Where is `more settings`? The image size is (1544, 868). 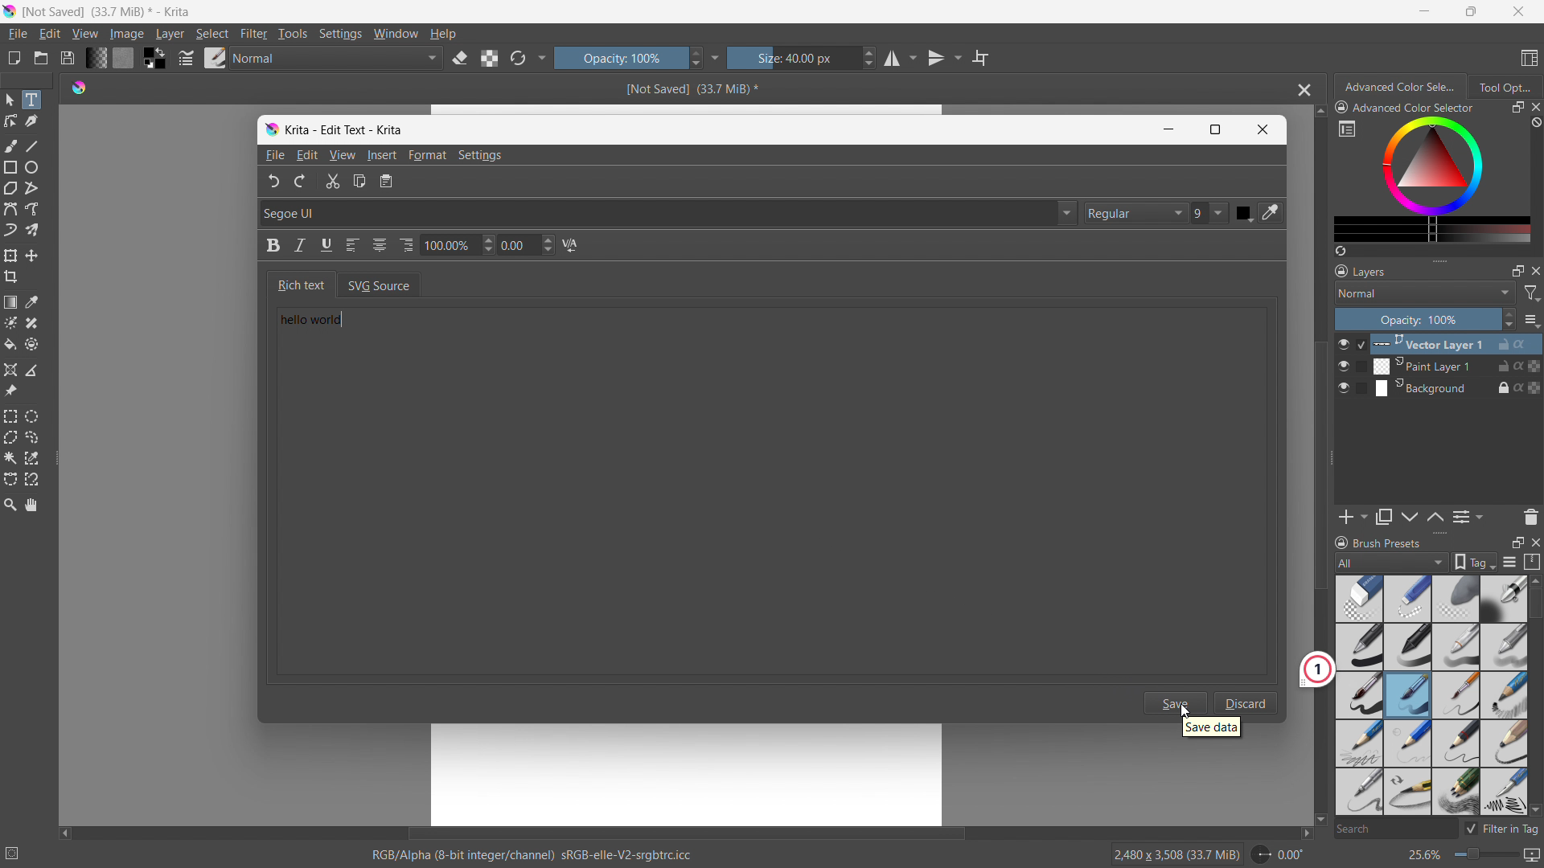
more settings is located at coordinates (716, 57).